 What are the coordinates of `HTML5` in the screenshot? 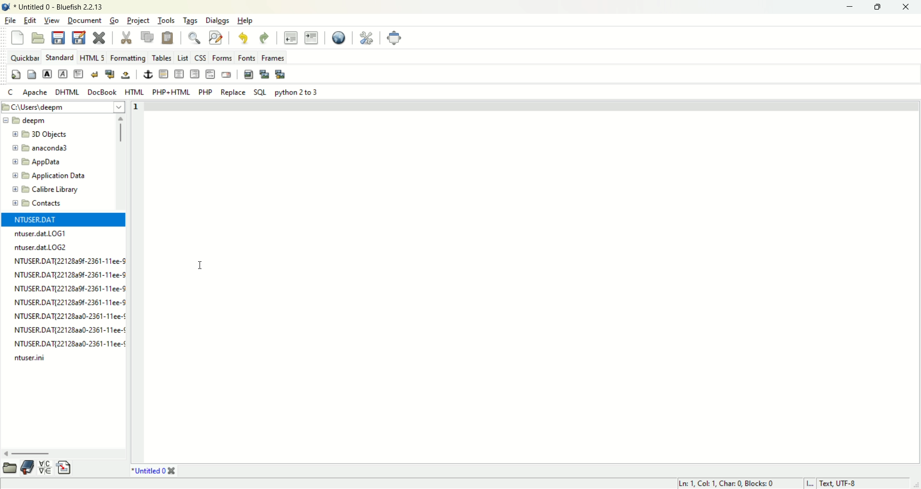 It's located at (92, 58).